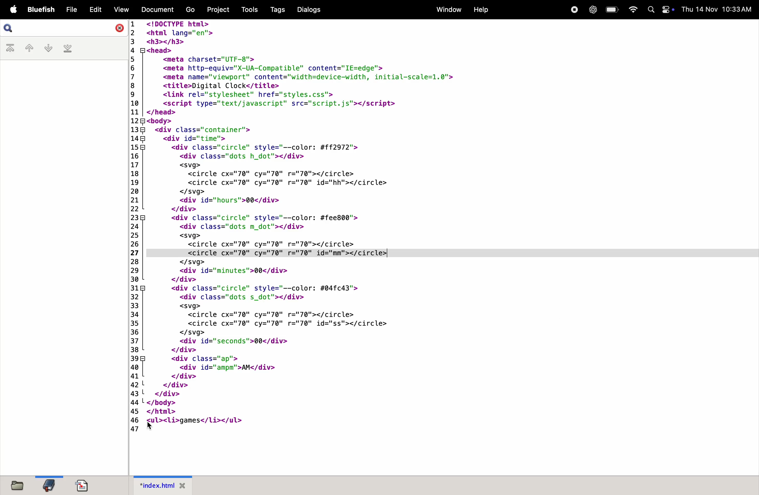  Describe the element at coordinates (447, 10) in the screenshot. I see `window` at that location.